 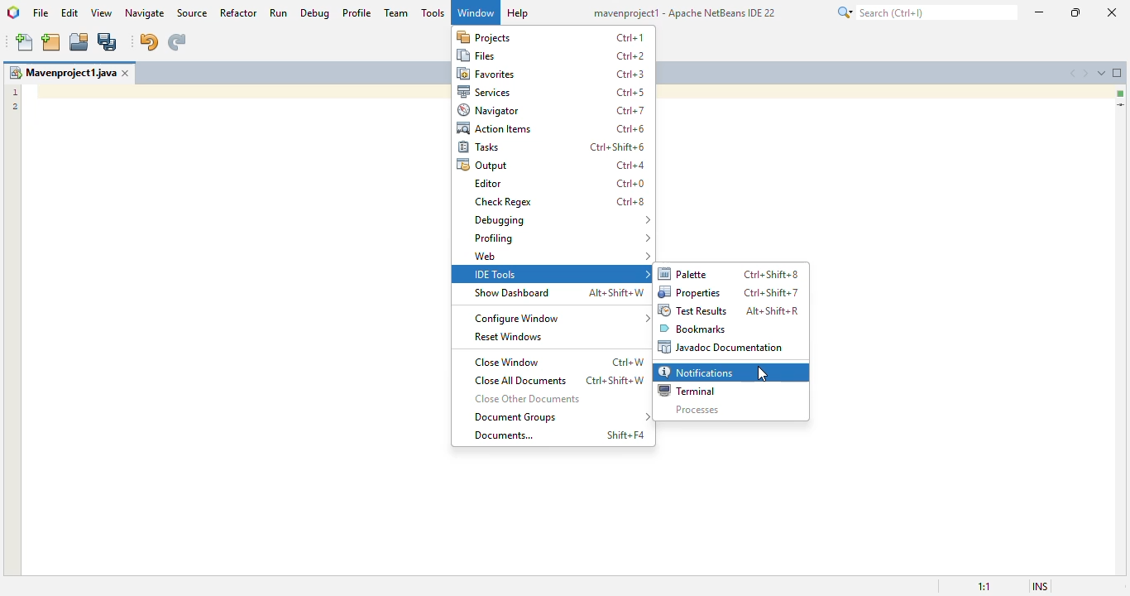 I want to click on cursor, so click(x=762, y=374).